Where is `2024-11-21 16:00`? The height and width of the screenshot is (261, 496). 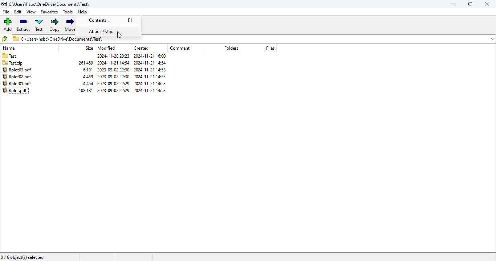
2024-11-21 16:00 is located at coordinates (151, 56).